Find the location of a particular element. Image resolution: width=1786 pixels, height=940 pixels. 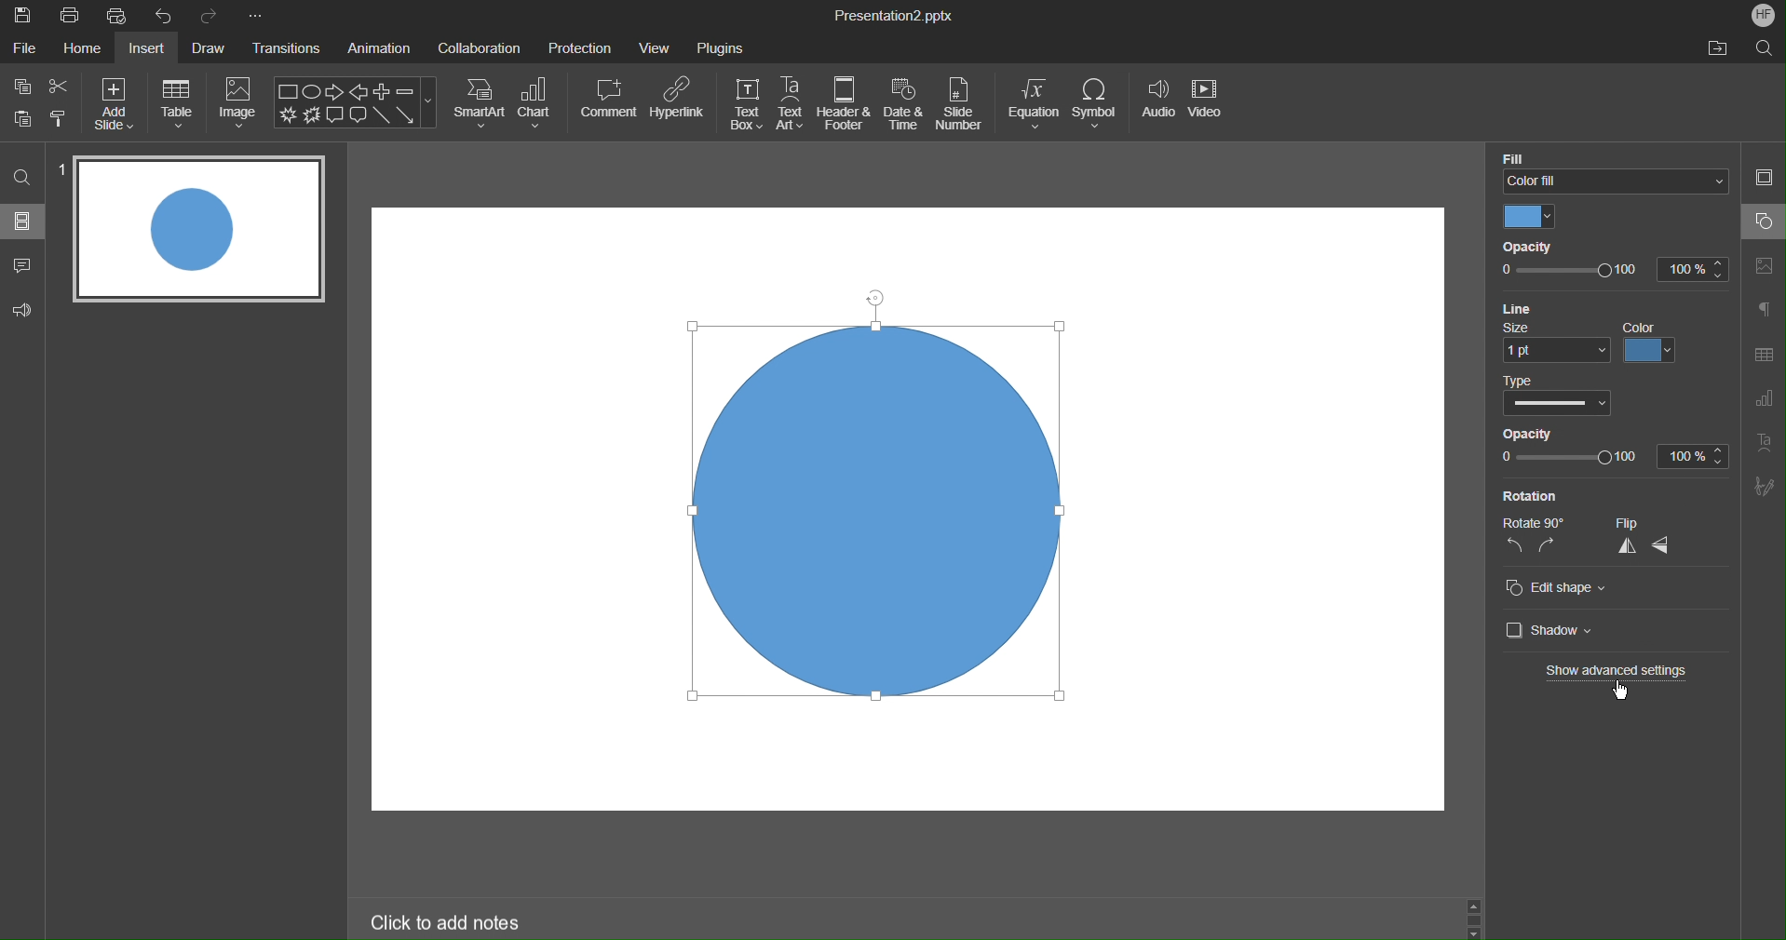

Signature is located at coordinates (1765, 488).